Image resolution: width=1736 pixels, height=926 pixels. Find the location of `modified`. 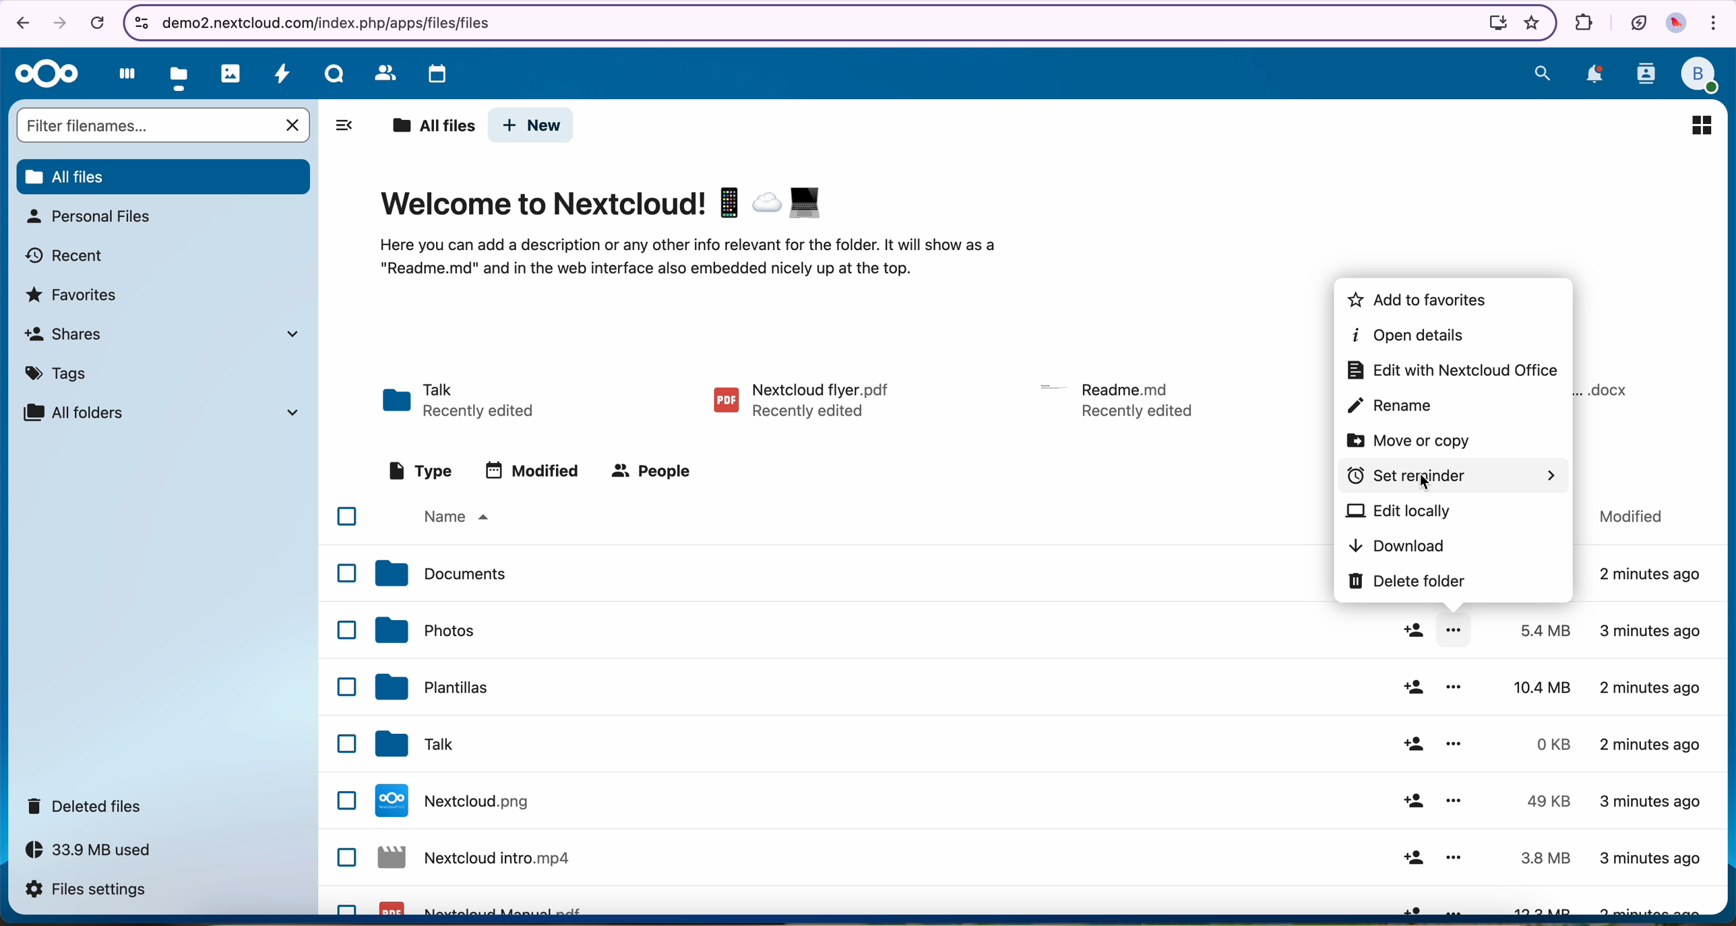

modified is located at coordinates (532, 470).